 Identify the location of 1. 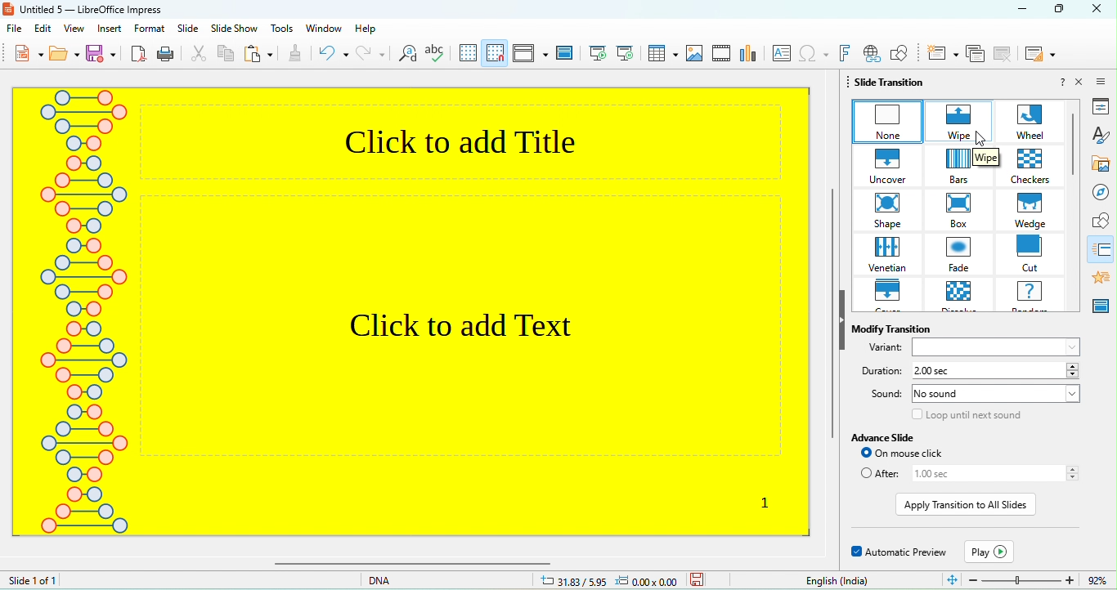
(763, 503).